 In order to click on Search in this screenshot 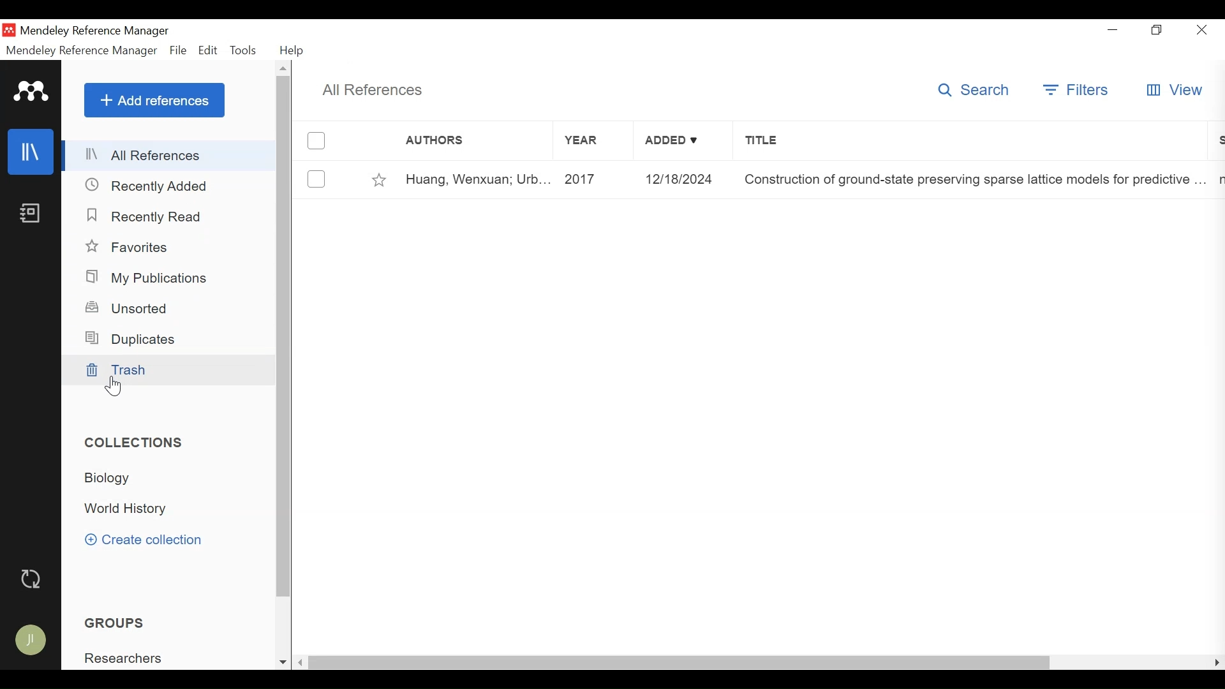, I will do `click(974, 90)`.